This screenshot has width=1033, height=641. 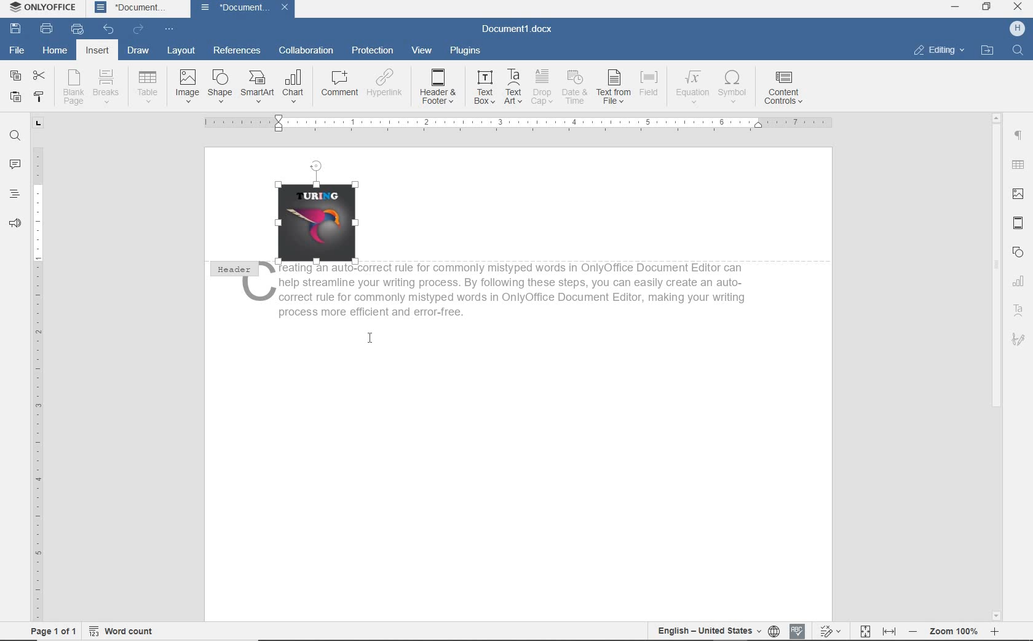 I want to click on , so click(x=734, y=87).